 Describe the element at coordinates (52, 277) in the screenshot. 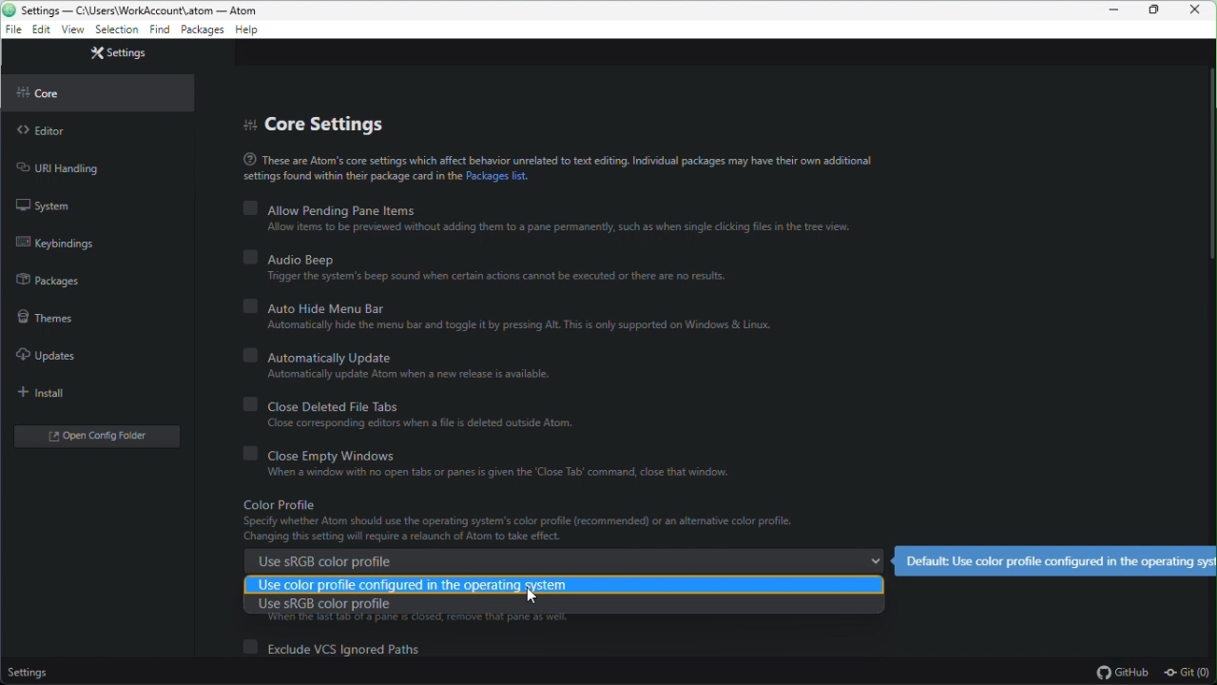

I see `Packages` at that location.